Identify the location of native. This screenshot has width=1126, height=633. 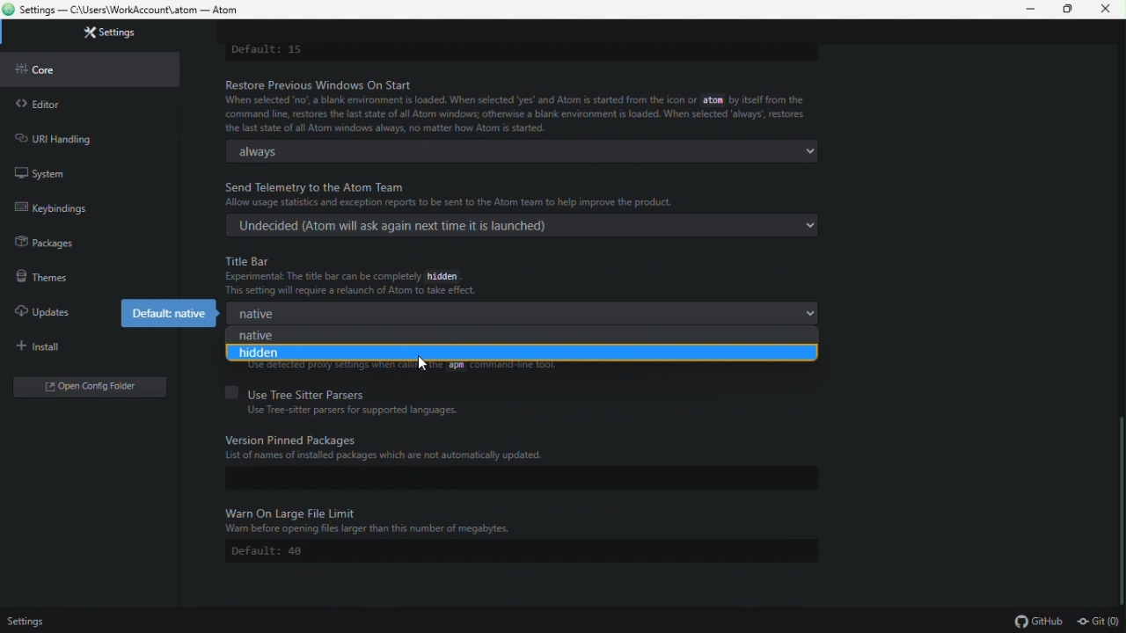
(511, 335).